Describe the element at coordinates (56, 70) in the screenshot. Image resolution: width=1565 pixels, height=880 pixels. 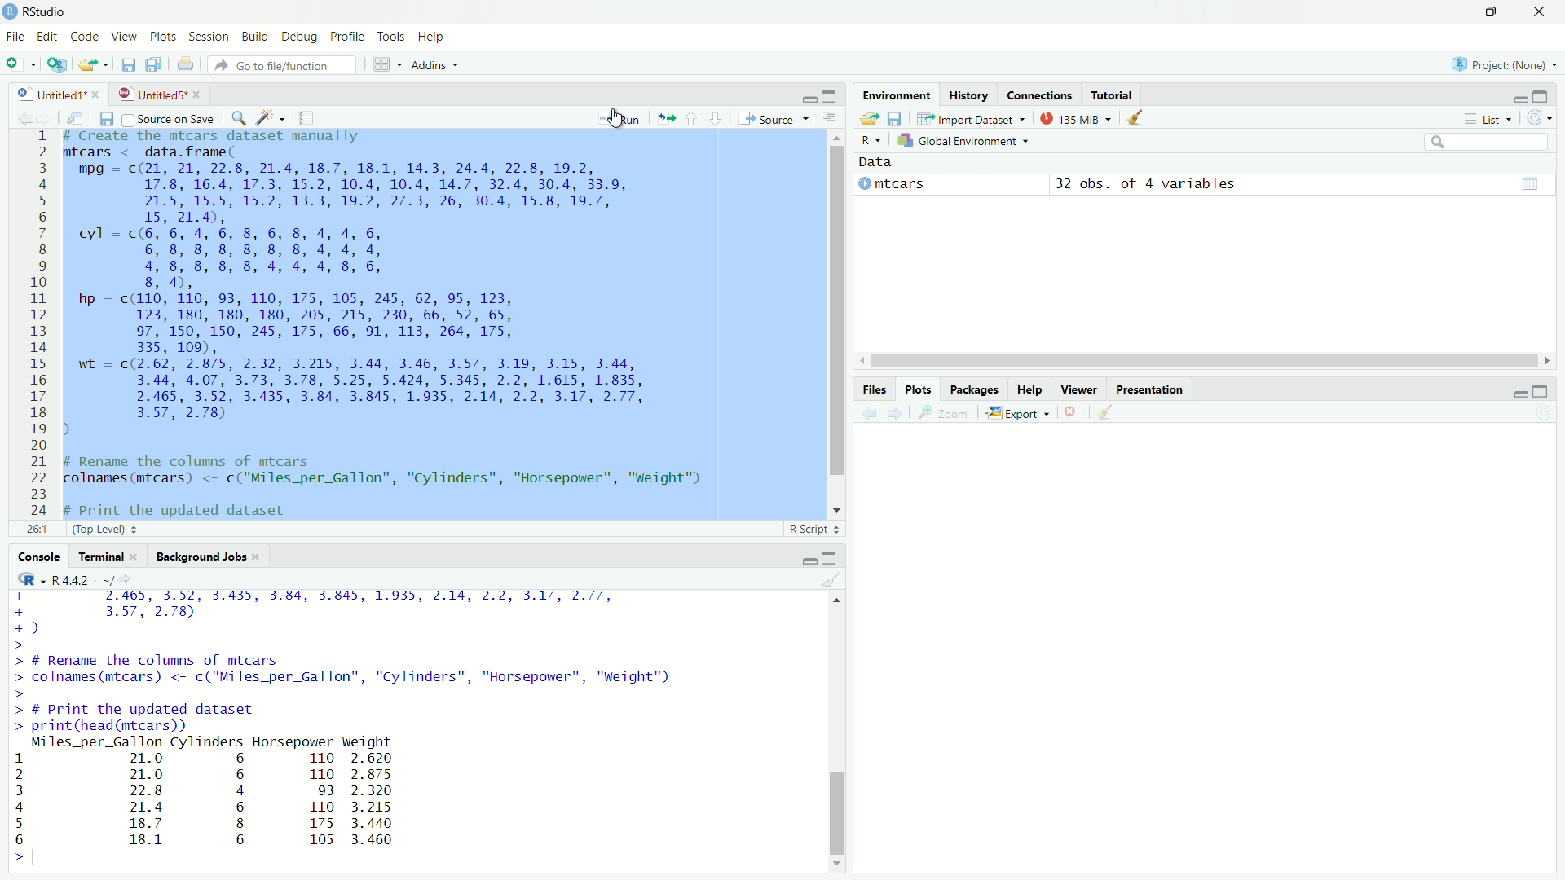
I see `add  script` at that location.